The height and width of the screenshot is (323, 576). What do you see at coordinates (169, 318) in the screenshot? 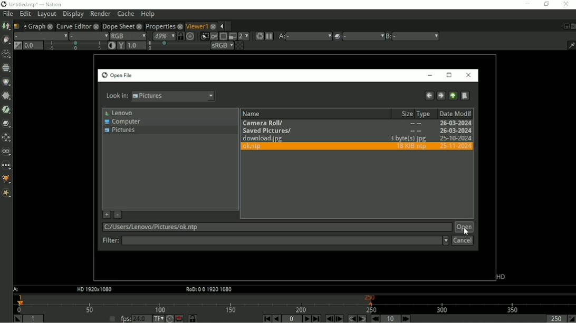
I see `Turbo mode` at bounding box center [169, 318].